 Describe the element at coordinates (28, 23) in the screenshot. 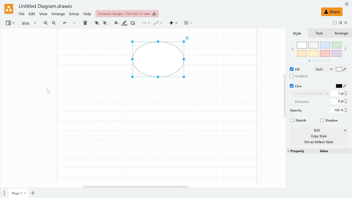

I see `Zoom` at that location.